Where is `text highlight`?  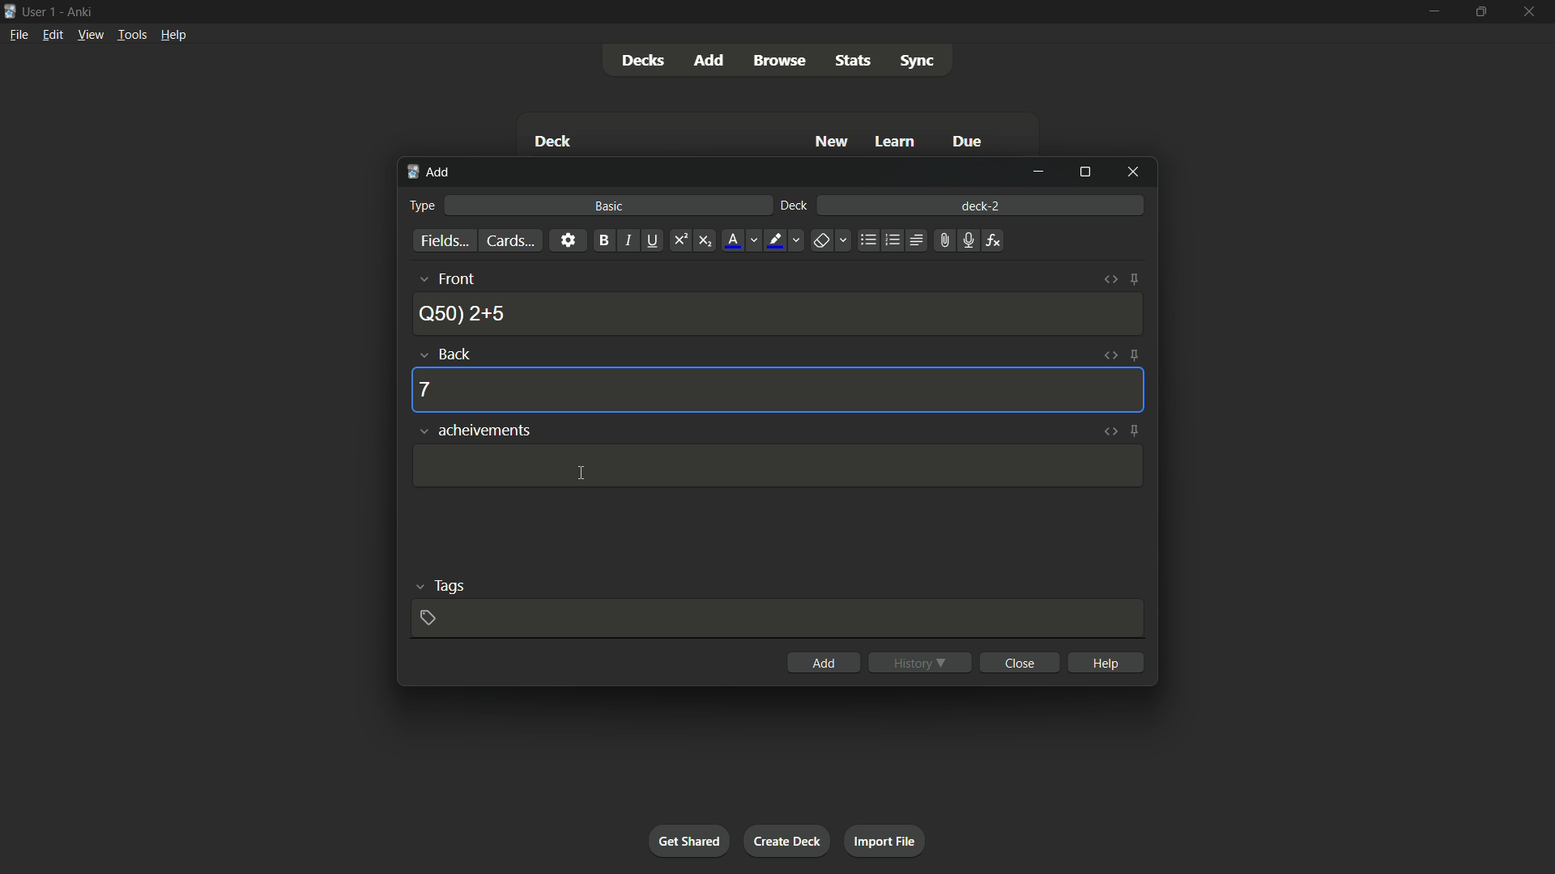 text highlight is located at coordinates (786, 242).